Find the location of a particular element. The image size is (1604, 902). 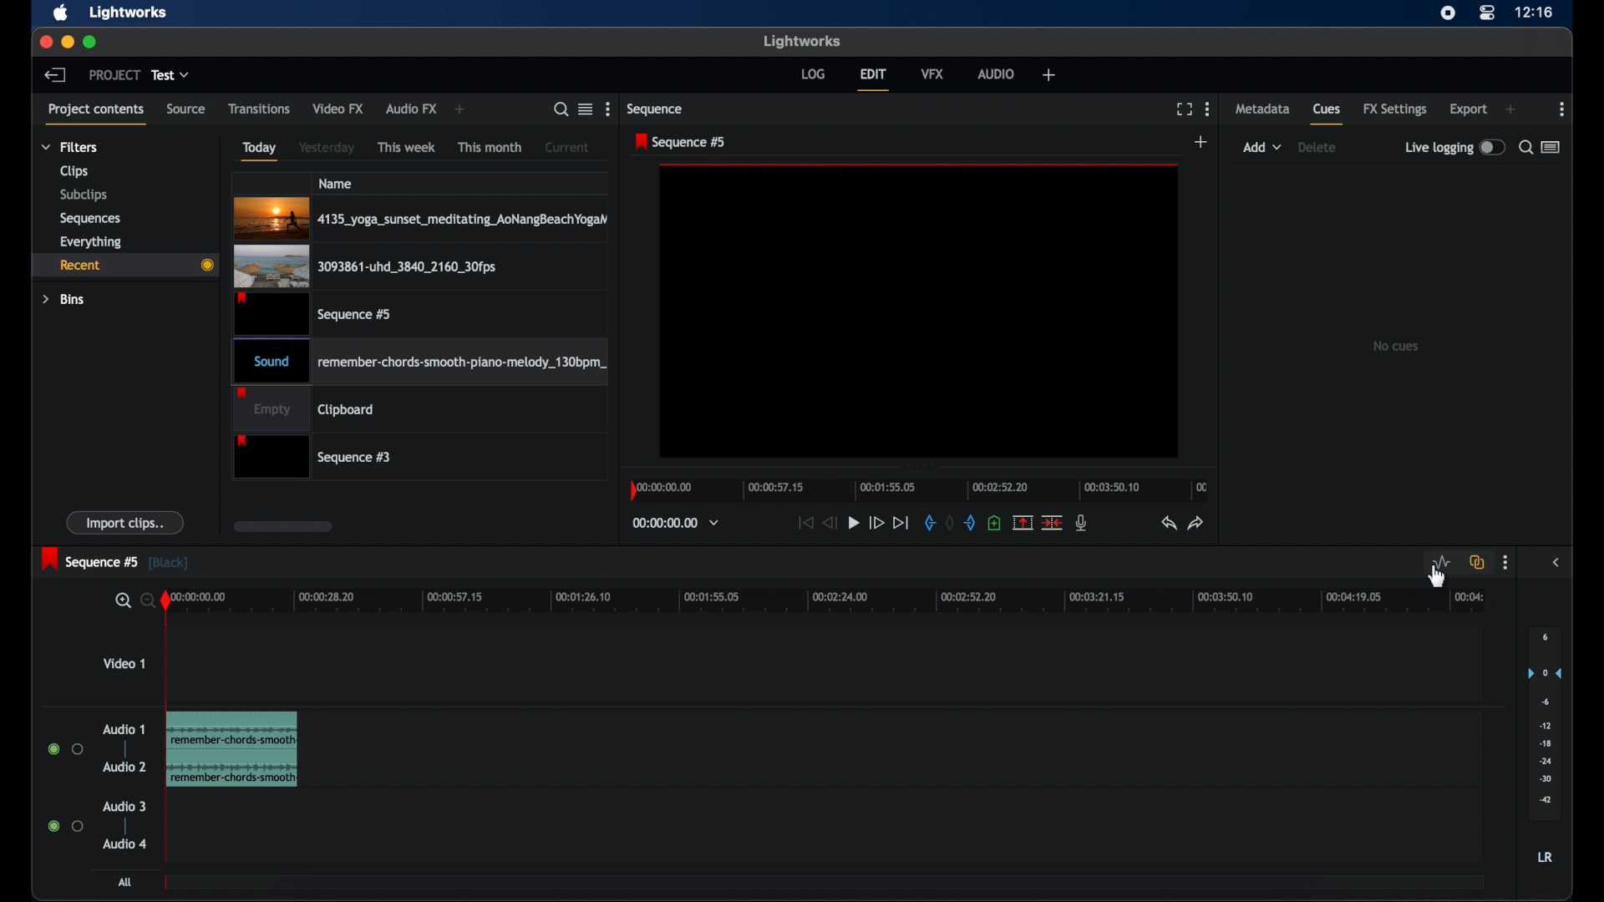

timeline is located at coordinates (922, 489).